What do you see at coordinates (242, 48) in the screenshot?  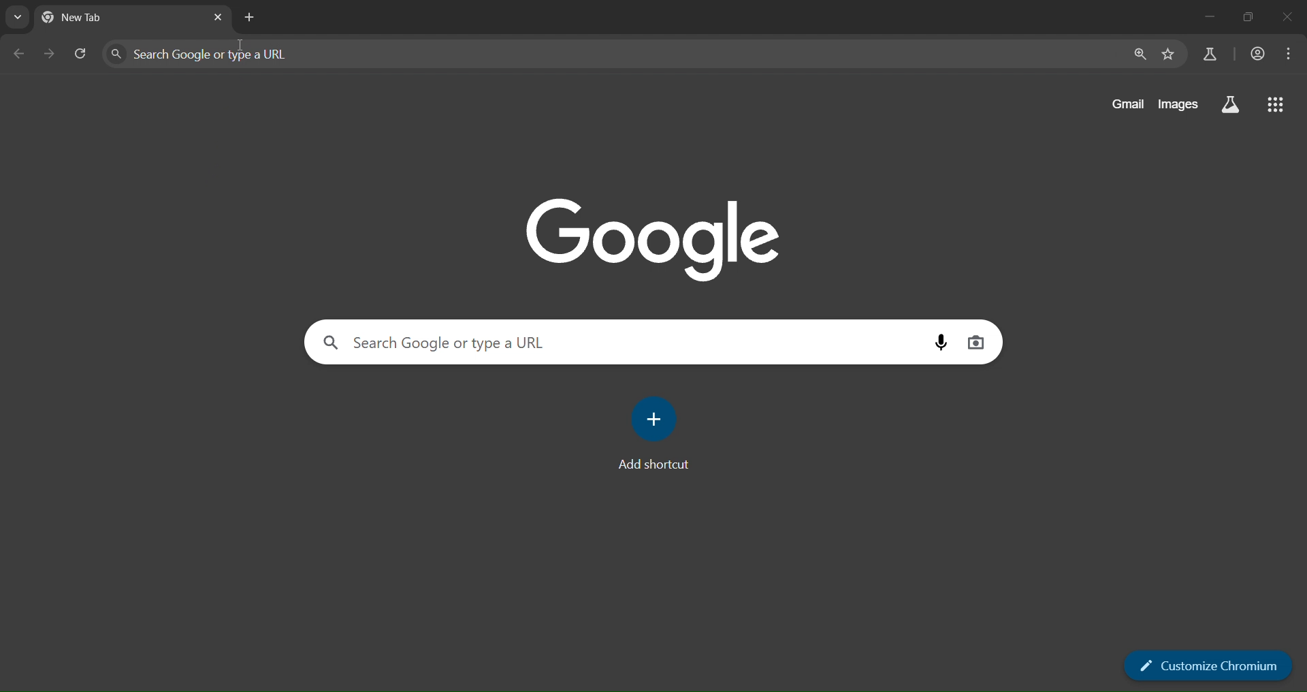 I see `cursor` at bounding box center [242, 48].